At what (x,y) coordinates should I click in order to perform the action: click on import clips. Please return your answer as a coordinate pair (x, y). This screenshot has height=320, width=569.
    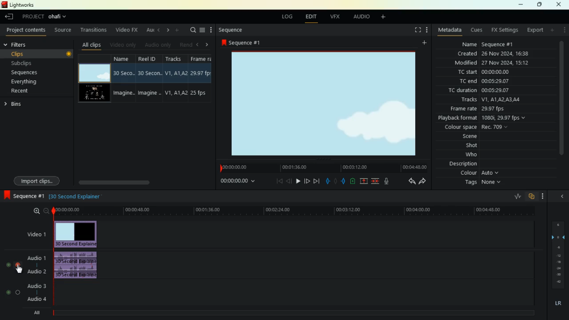
    Looking at the image, I should click on (36, 180).